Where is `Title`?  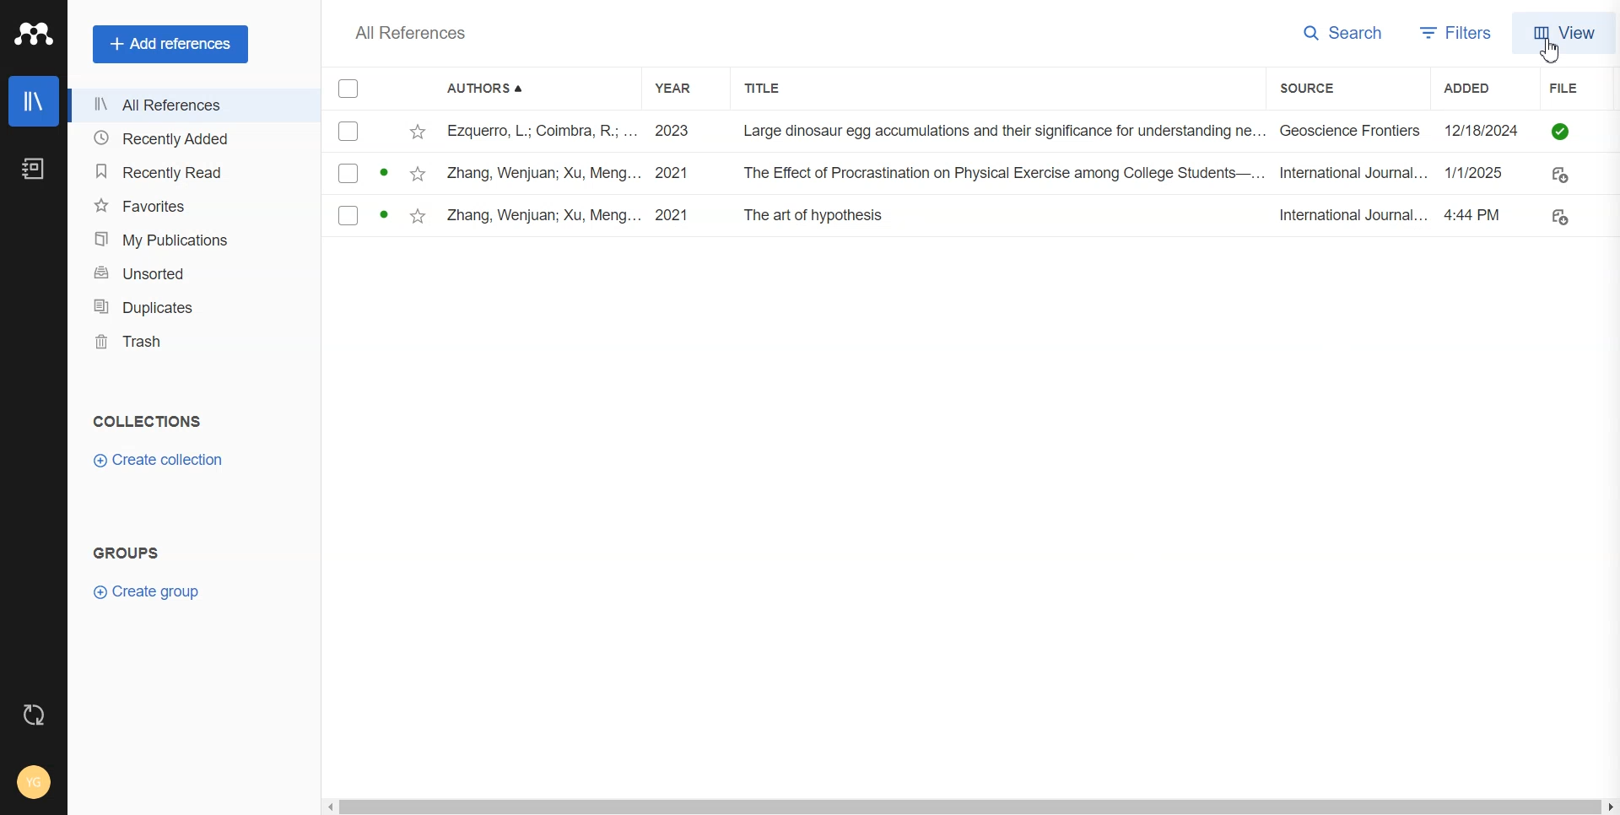
Title is located at coordinates (777, 89).